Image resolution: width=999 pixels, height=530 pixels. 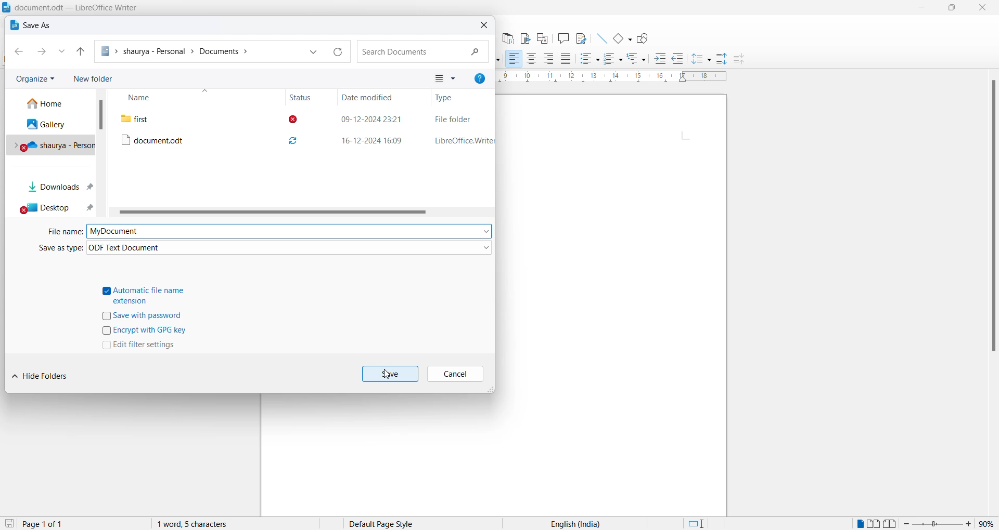 What do you see at coordinates (338, 51) in the screenshot?
I see `Refresh ` at bounding box center [338, 51].